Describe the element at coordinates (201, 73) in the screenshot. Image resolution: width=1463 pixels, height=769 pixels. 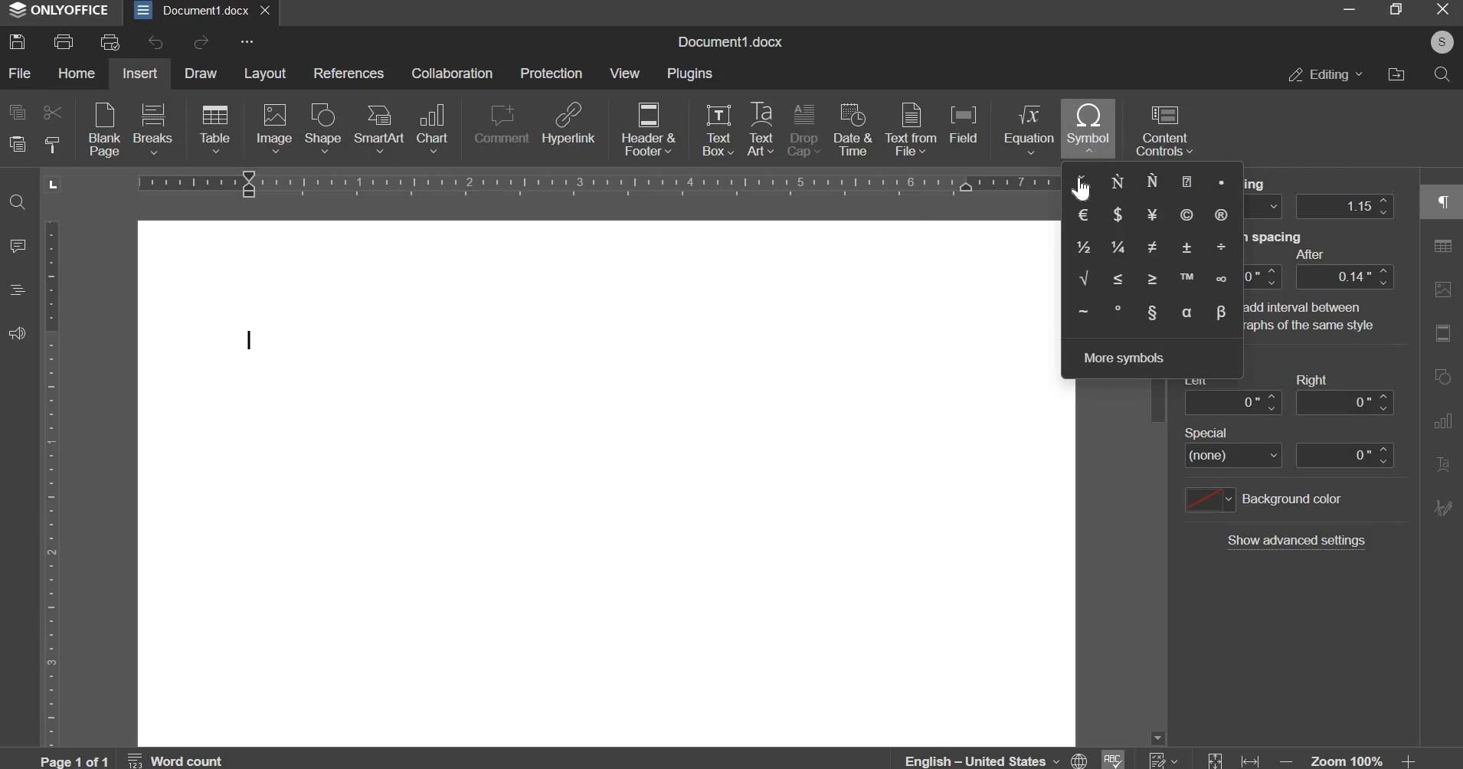
I see `draw` at that location.